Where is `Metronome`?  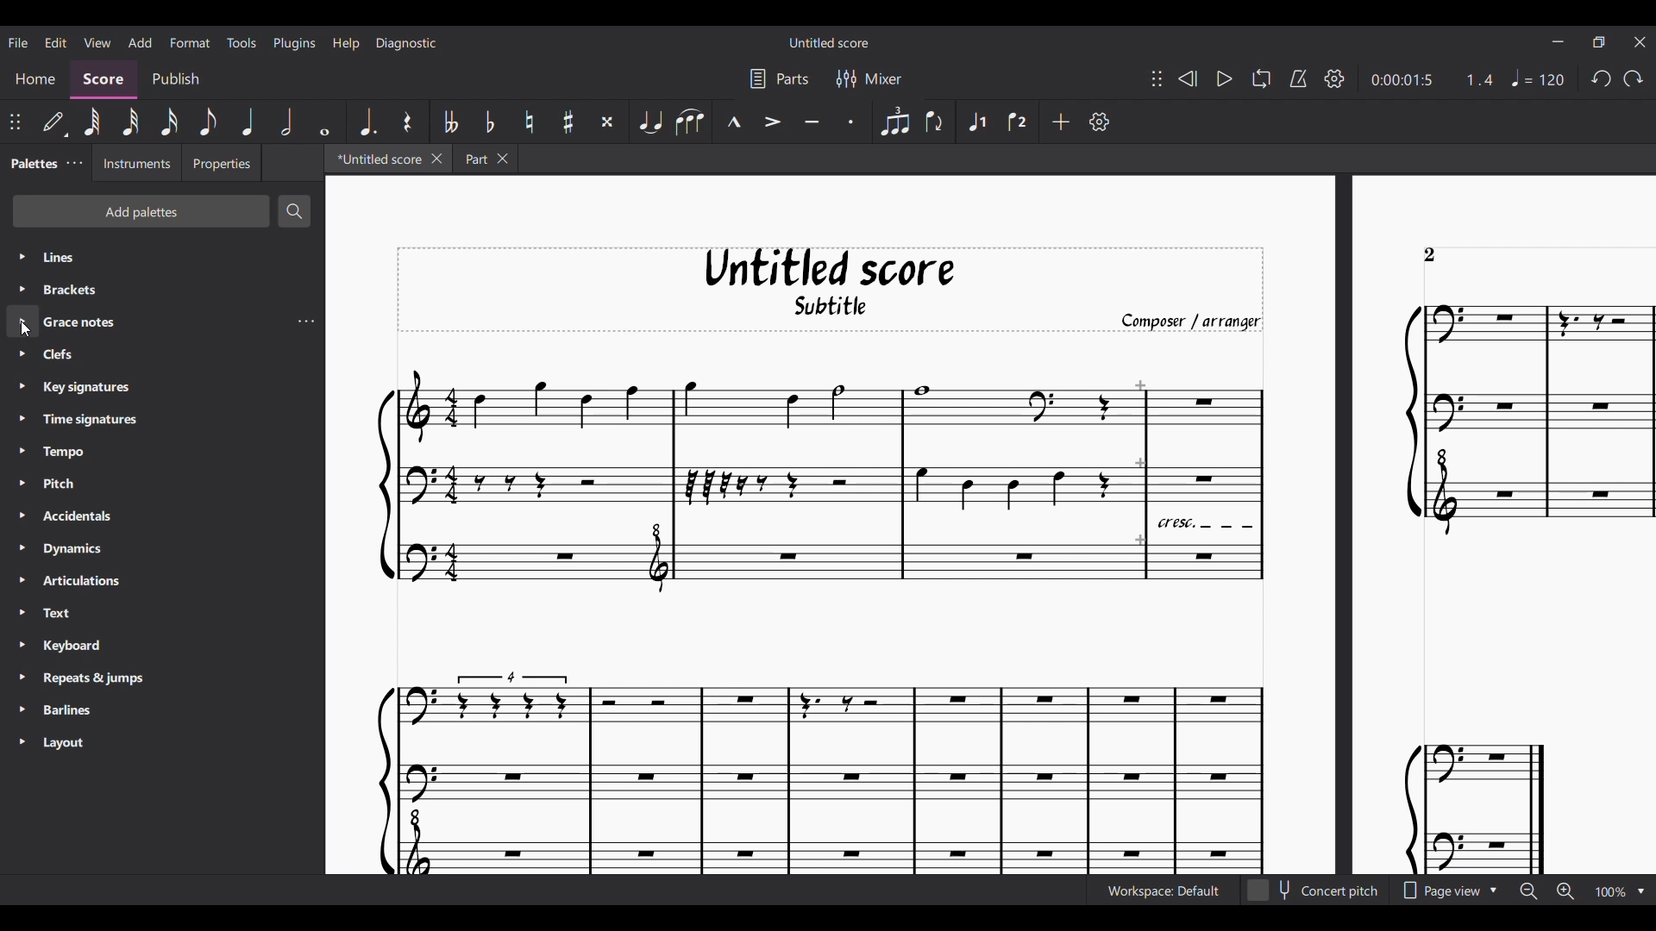 Metronome is located at coordinates (1298, 78).